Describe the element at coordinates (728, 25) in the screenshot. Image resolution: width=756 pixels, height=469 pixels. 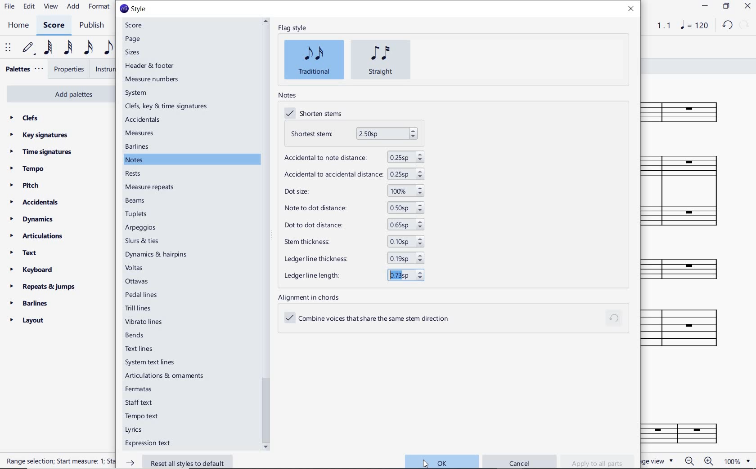
I see `UNDO` at that location.